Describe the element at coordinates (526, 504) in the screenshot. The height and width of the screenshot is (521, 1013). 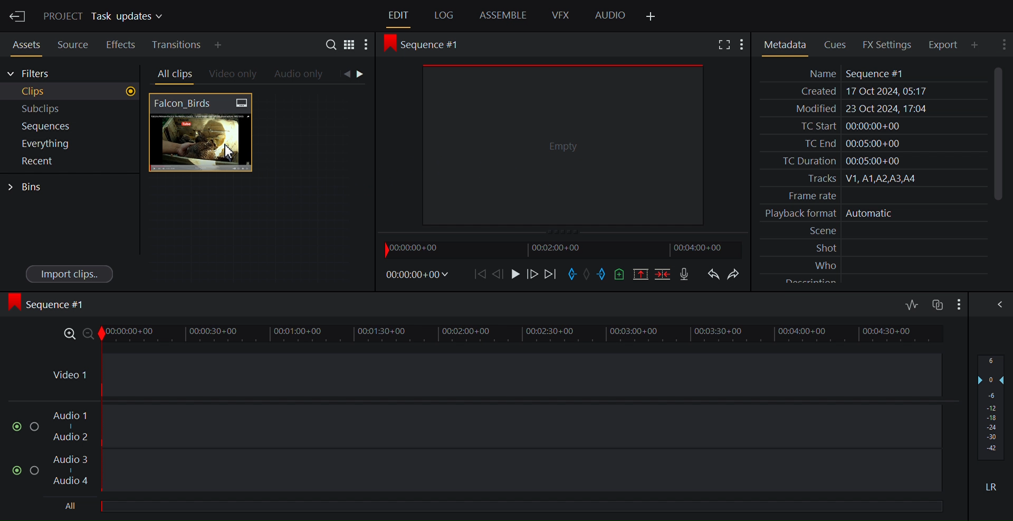
I see `All` at that location.